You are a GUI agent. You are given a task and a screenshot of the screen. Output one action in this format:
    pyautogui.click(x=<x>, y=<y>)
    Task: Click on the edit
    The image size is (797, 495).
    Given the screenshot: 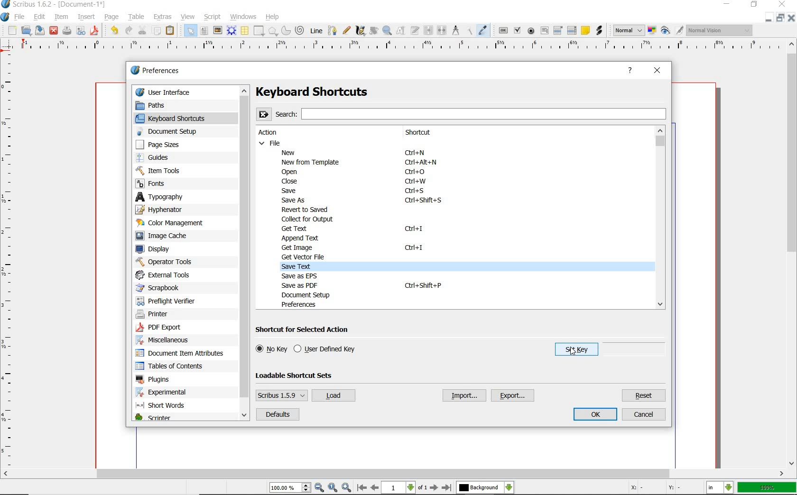 What is the action you would take?
    pyautogui.click(x=40, y=17)
    